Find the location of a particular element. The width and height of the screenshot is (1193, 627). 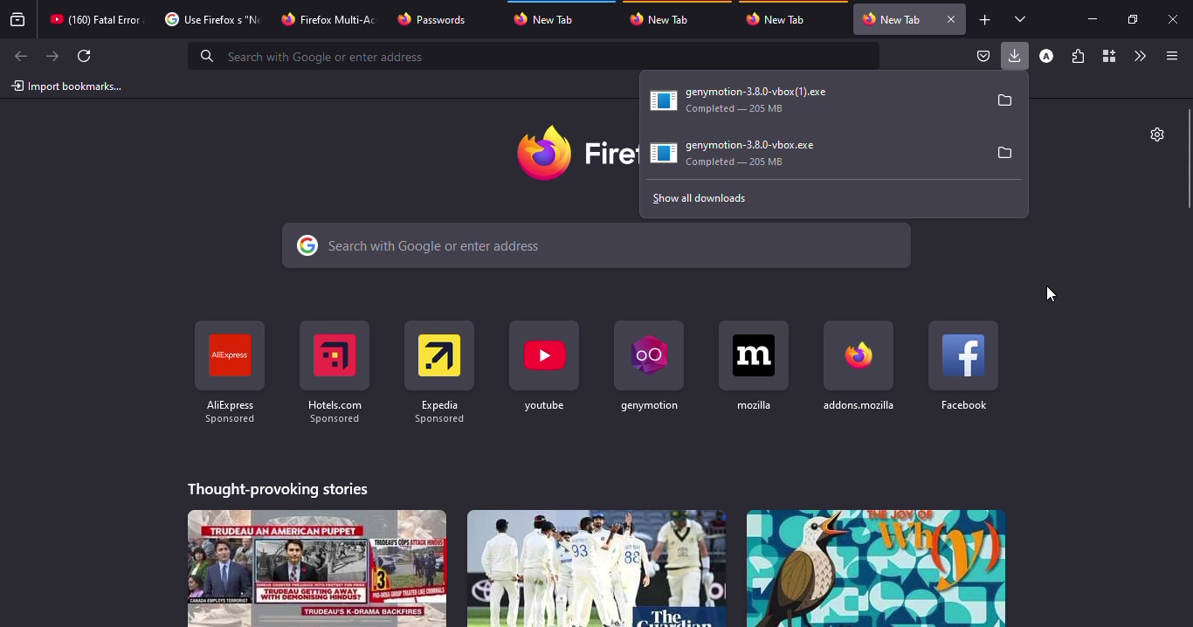

maximize is located at coordinates (1131, 19).